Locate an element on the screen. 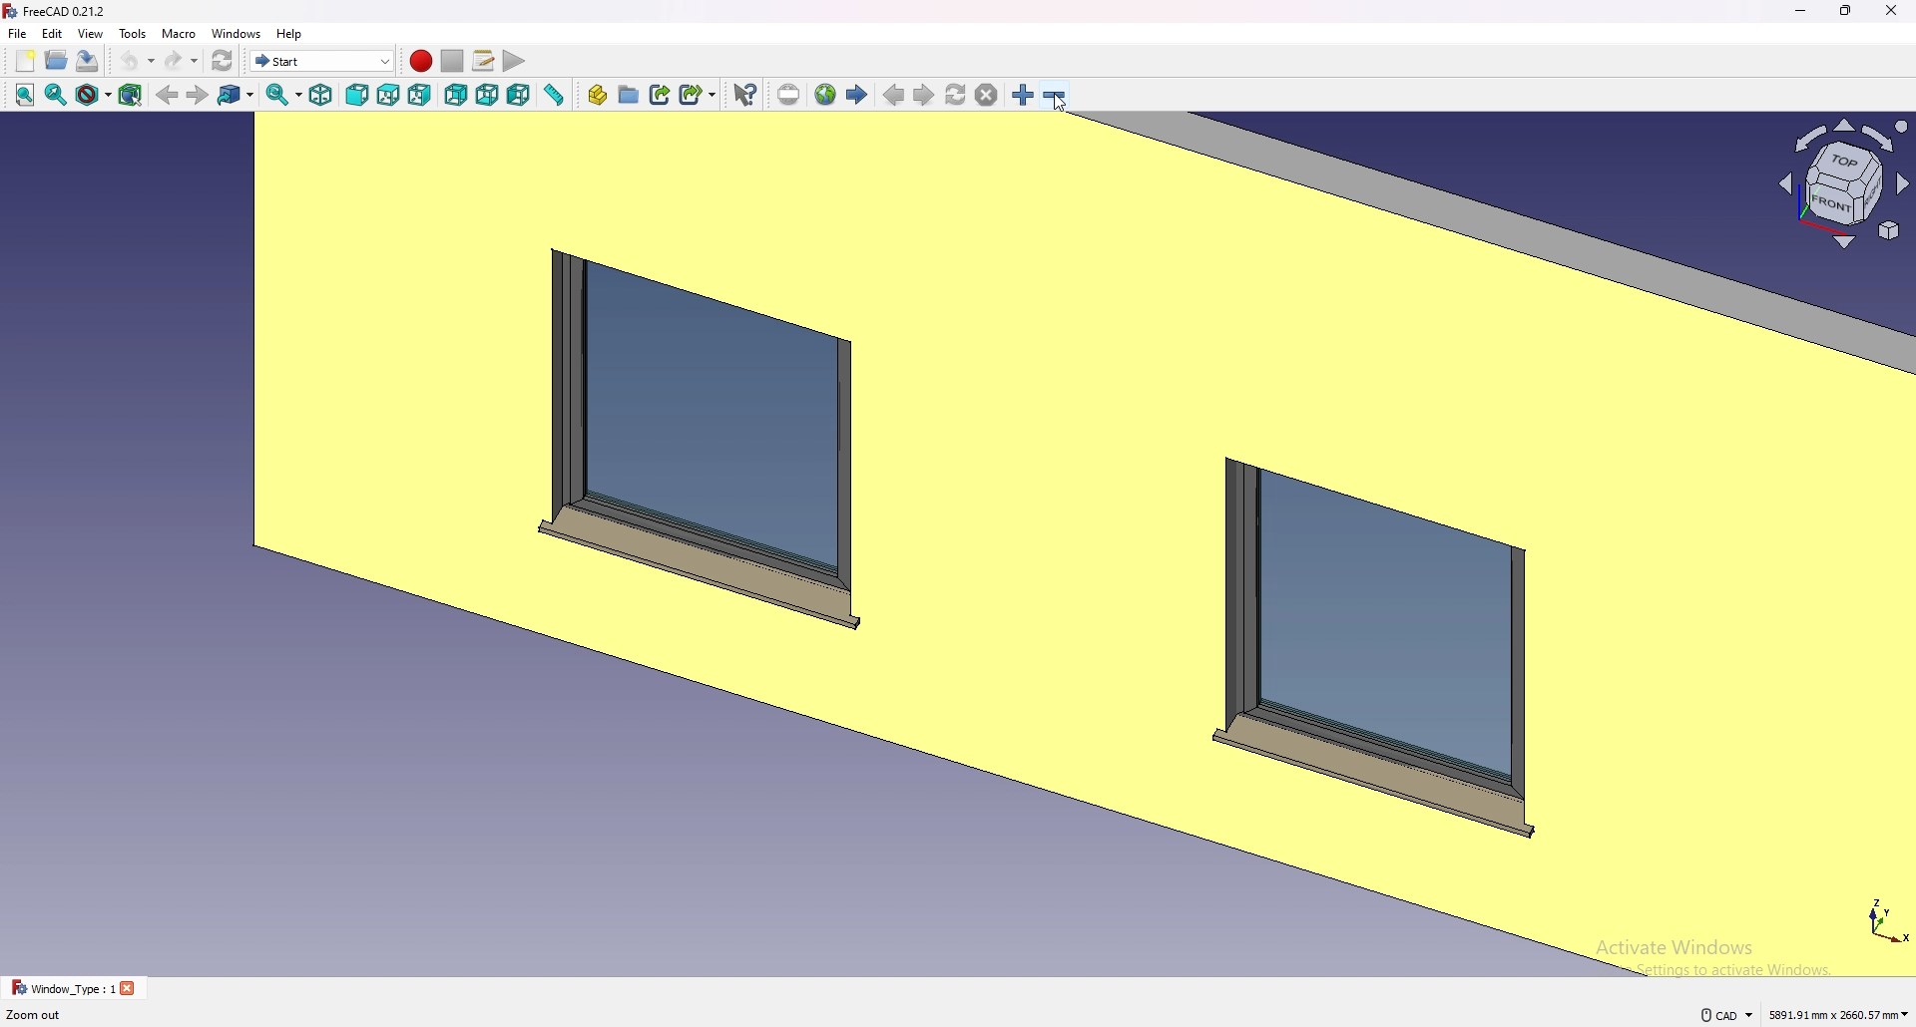 The width and height of the screenshot is (1916, 1027). whats this? is located at coordinates (744, 94).